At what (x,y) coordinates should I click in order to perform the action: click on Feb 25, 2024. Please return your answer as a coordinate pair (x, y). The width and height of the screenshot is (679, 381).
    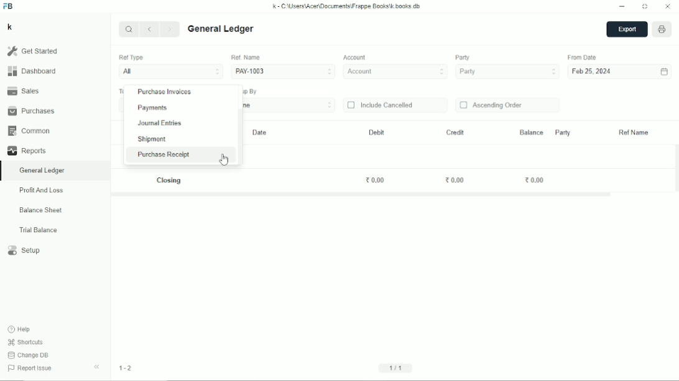
    Looking at the image, I should click on (593, 72).